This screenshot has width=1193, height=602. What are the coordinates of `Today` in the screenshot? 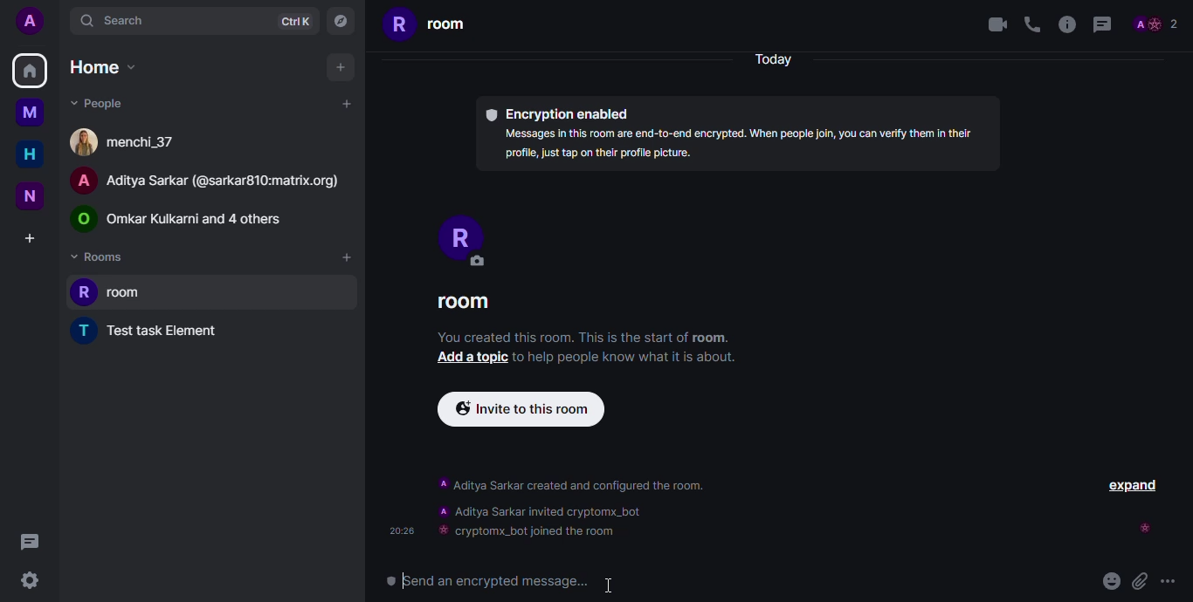 It's located at (778, 58).